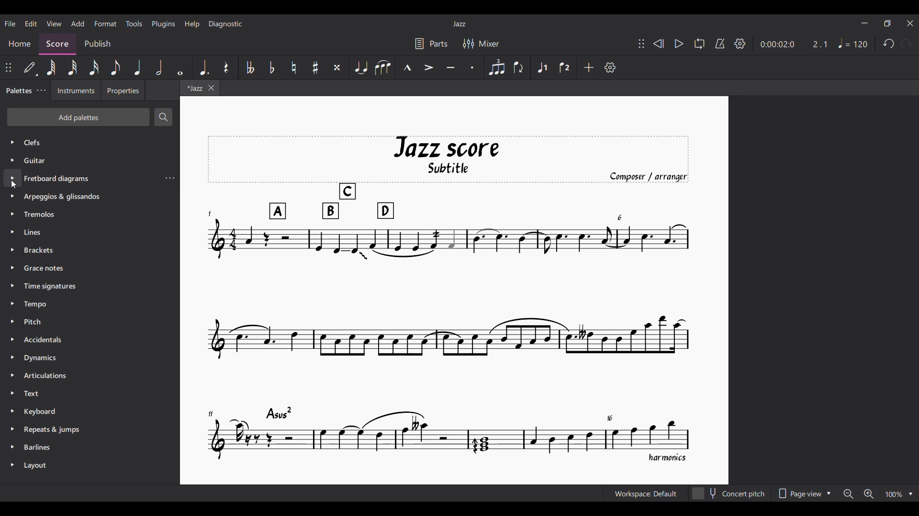 The height and width of the screenshot is (516, 919). Describe the element at coordinates (659, 43) in the screenshot. I see `Rewind` at that location.